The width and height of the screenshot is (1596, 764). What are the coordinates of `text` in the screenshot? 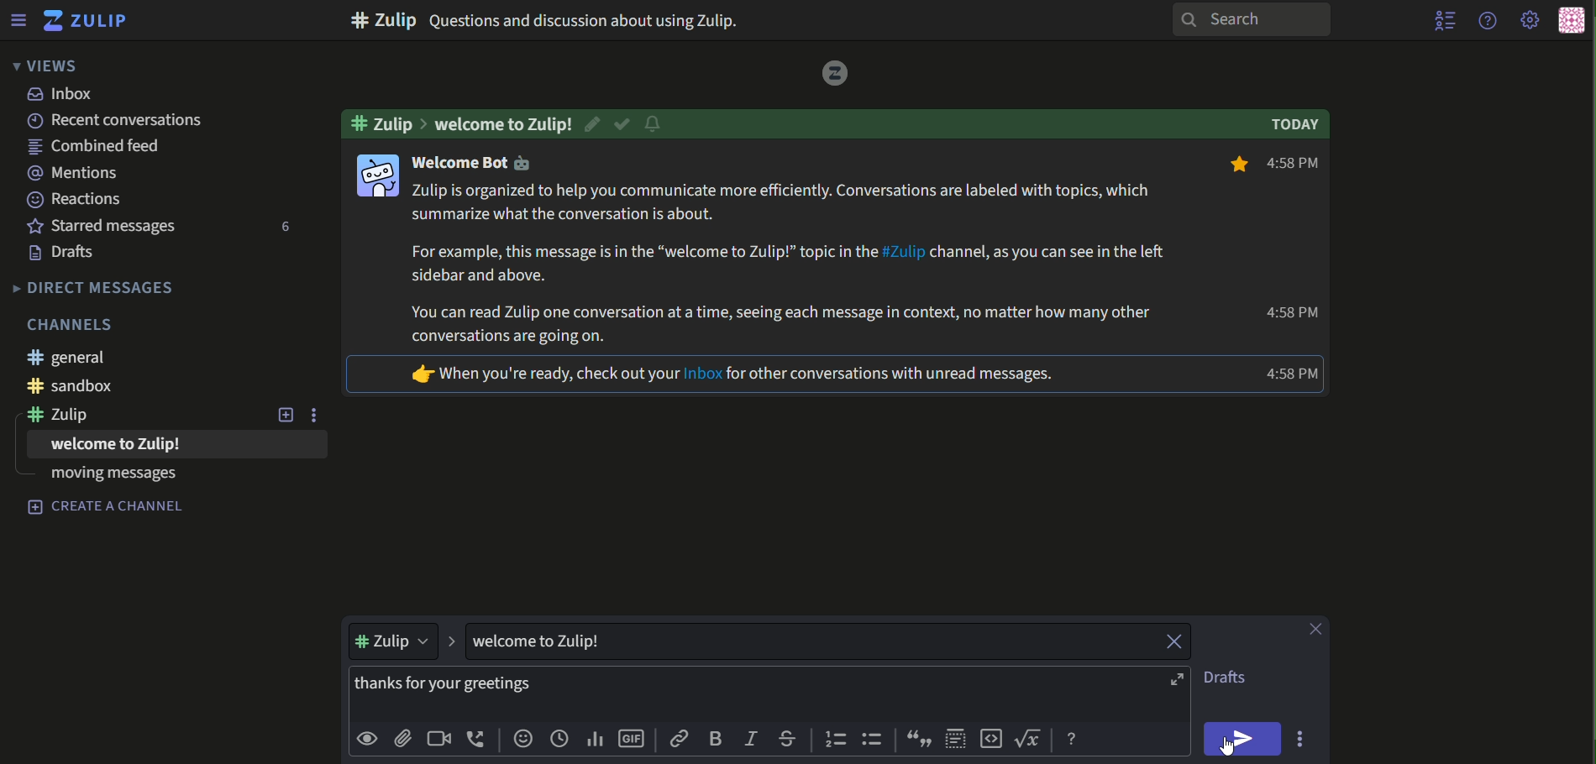 It's located at (792, 264).